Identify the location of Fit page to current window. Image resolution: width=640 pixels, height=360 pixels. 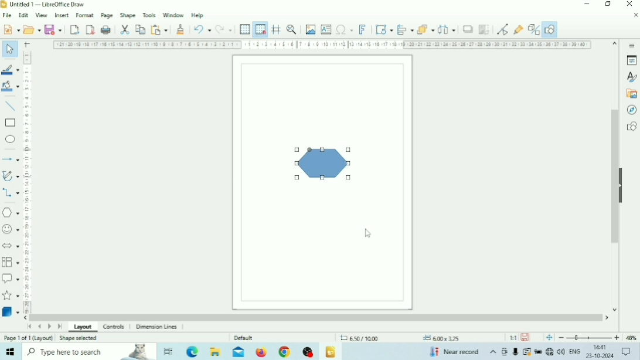
(549, 338).